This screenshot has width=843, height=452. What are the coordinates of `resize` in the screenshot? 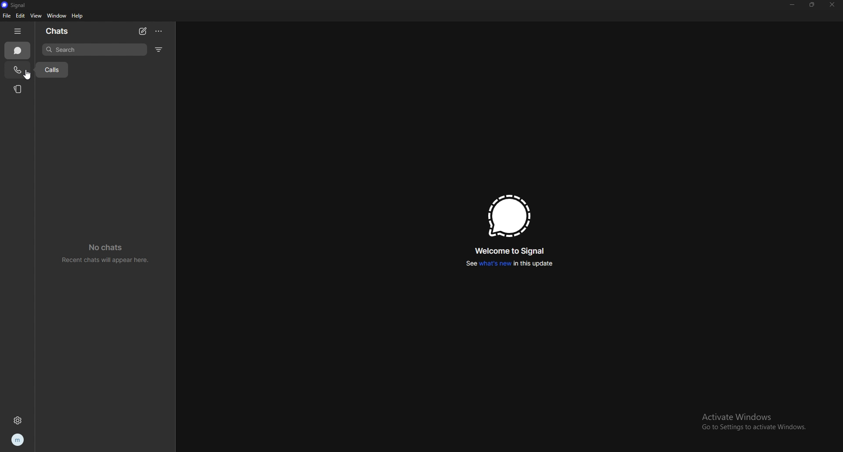 It's located at (813, 4).